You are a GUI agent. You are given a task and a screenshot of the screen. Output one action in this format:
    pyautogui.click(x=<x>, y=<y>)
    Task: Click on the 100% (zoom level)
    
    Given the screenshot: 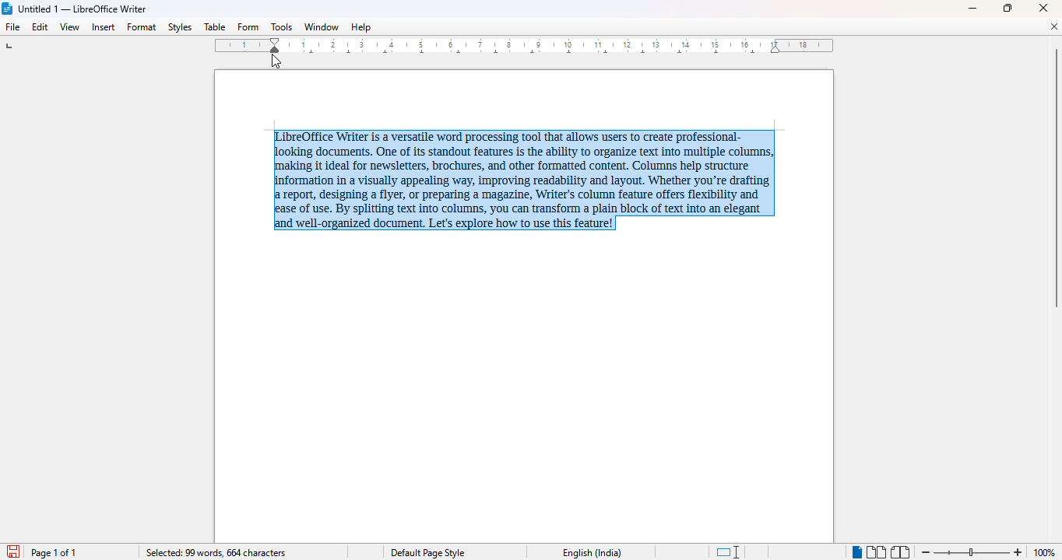 What is the action you would take?
    pyautogui.click(x=1046, y=552)
    